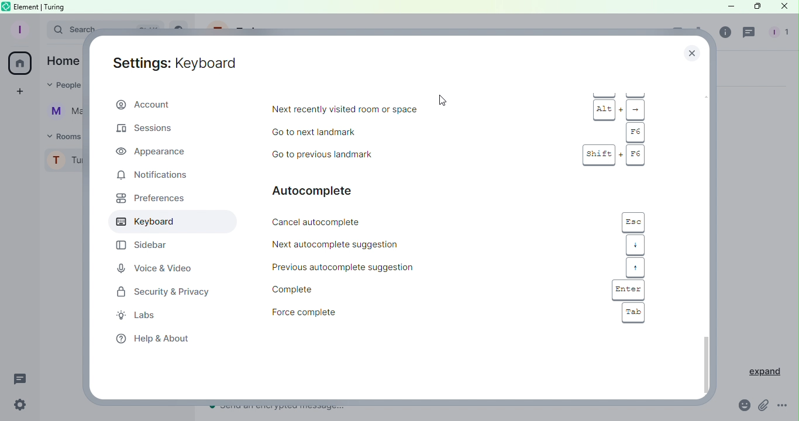 The height and width of the screenshot is (421, 799). I want to click on Expand, so click(760, 371).